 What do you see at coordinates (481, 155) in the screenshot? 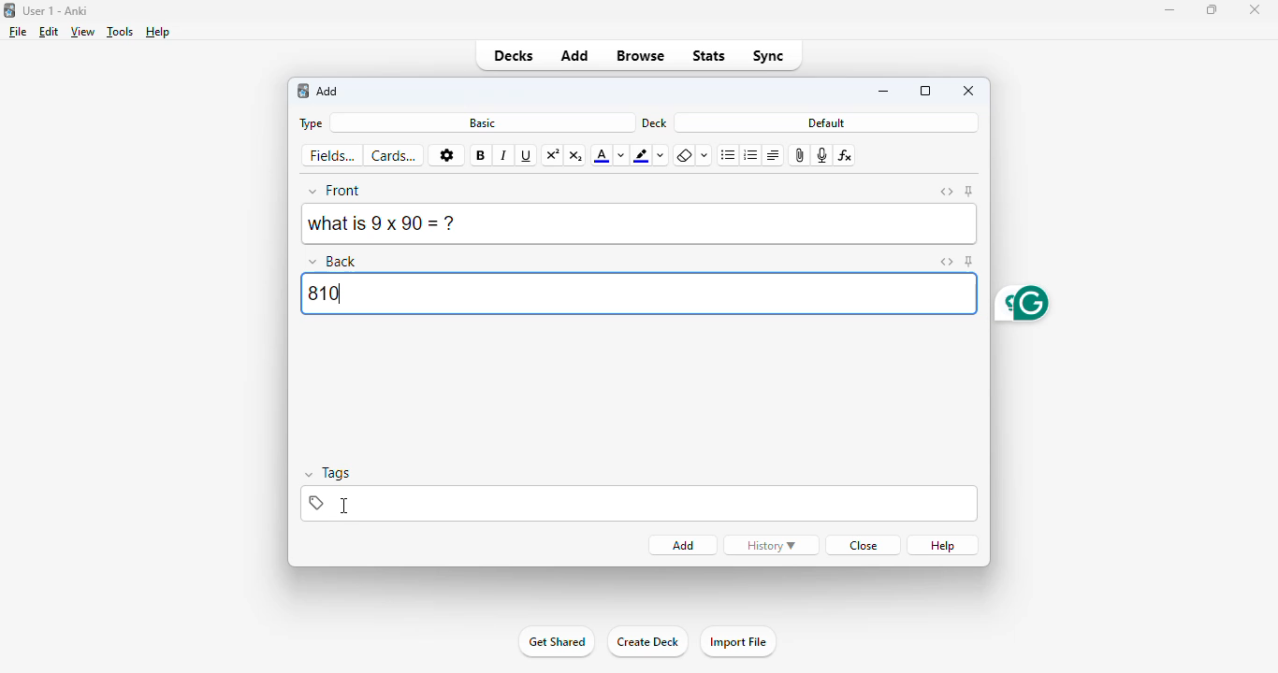
I see `bold` at bounding box center [481, 155].